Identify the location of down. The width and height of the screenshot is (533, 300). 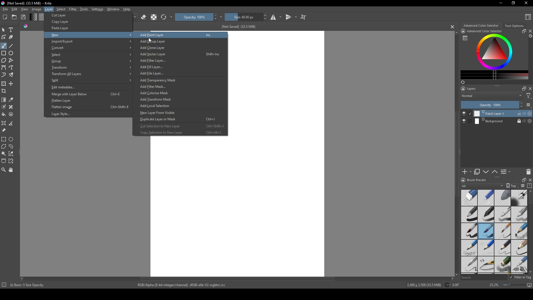
(486, 172).